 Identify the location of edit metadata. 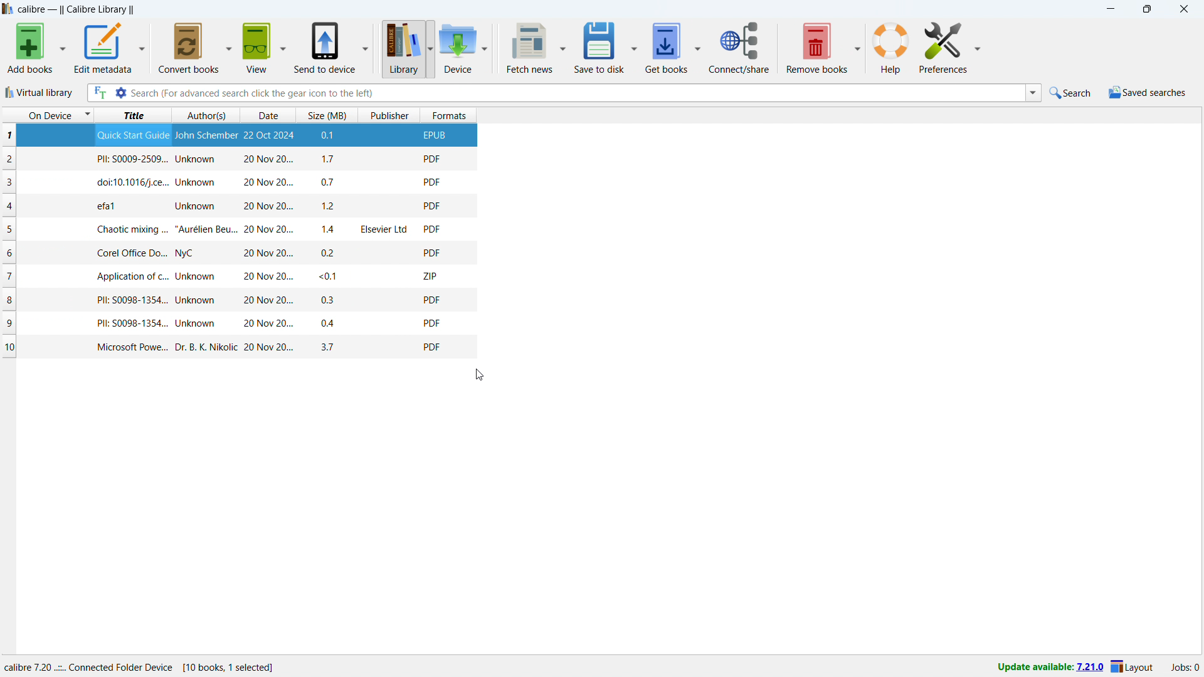
(103, 48).